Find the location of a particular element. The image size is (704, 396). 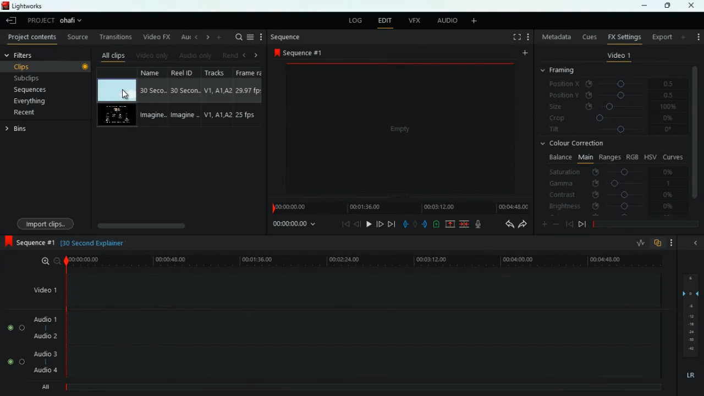

Audio is located at coordinates (14, 327).